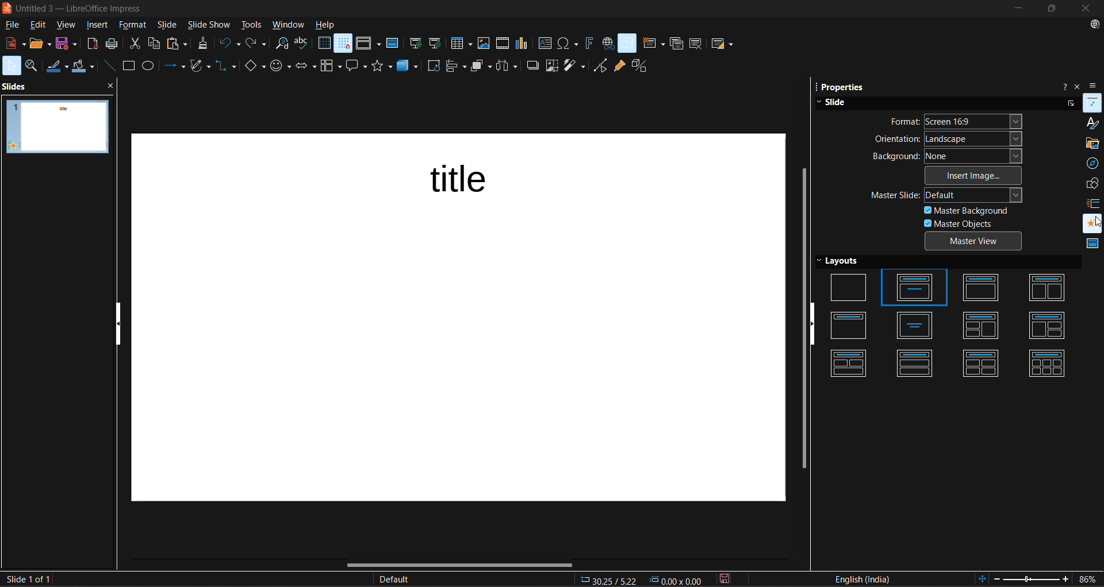 This screenshot has width=1104, height=587. Describe the element at coordinates (116, 44) in the screenshot. I see `print` at that location.